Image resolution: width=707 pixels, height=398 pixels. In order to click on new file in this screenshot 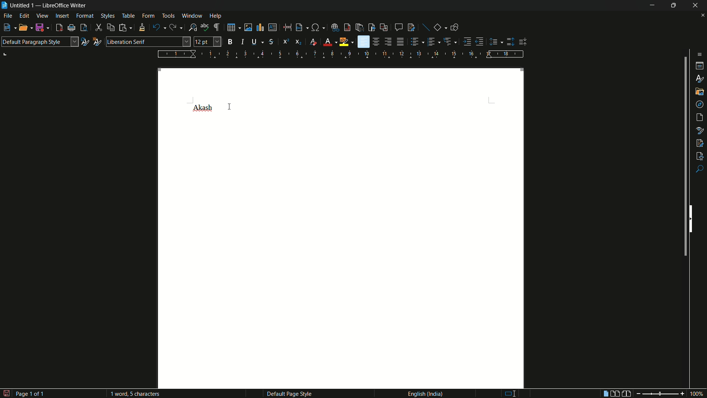, I will do `click(7, 28)`.